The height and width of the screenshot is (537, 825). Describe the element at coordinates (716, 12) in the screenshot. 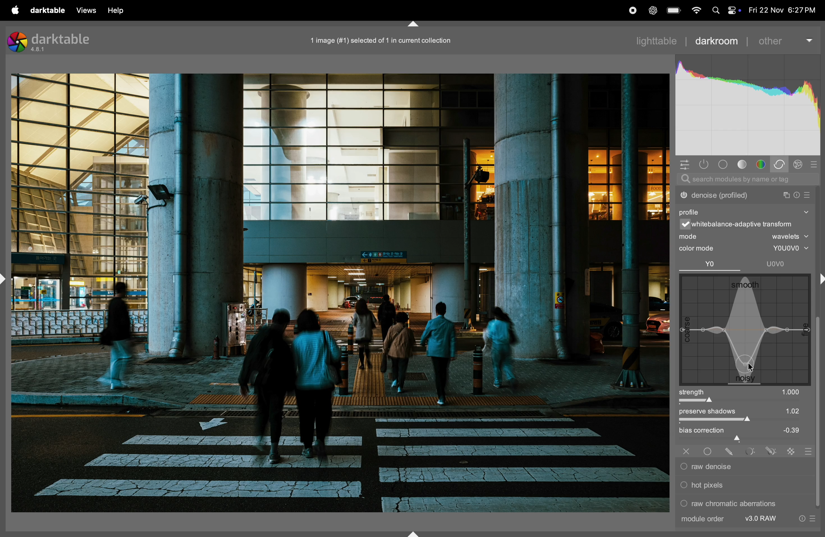

I see `spotlight search` at that location.